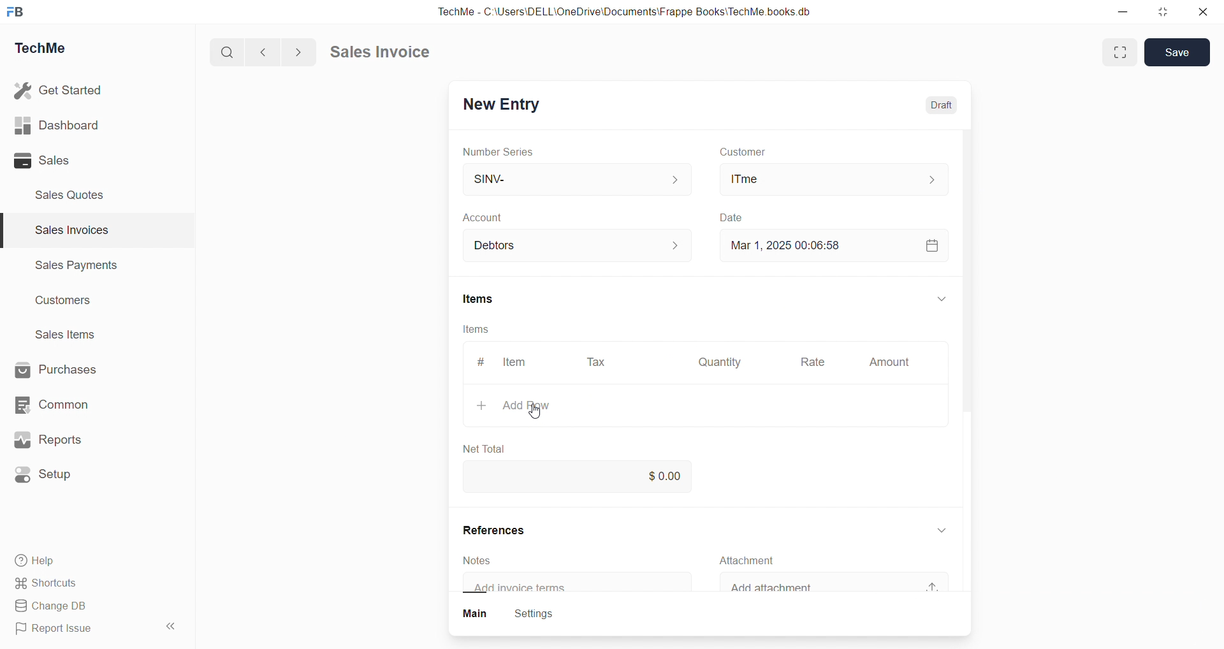 This screenshot has width=1224, height=649. I want to click on Rate, so click(815, 363).